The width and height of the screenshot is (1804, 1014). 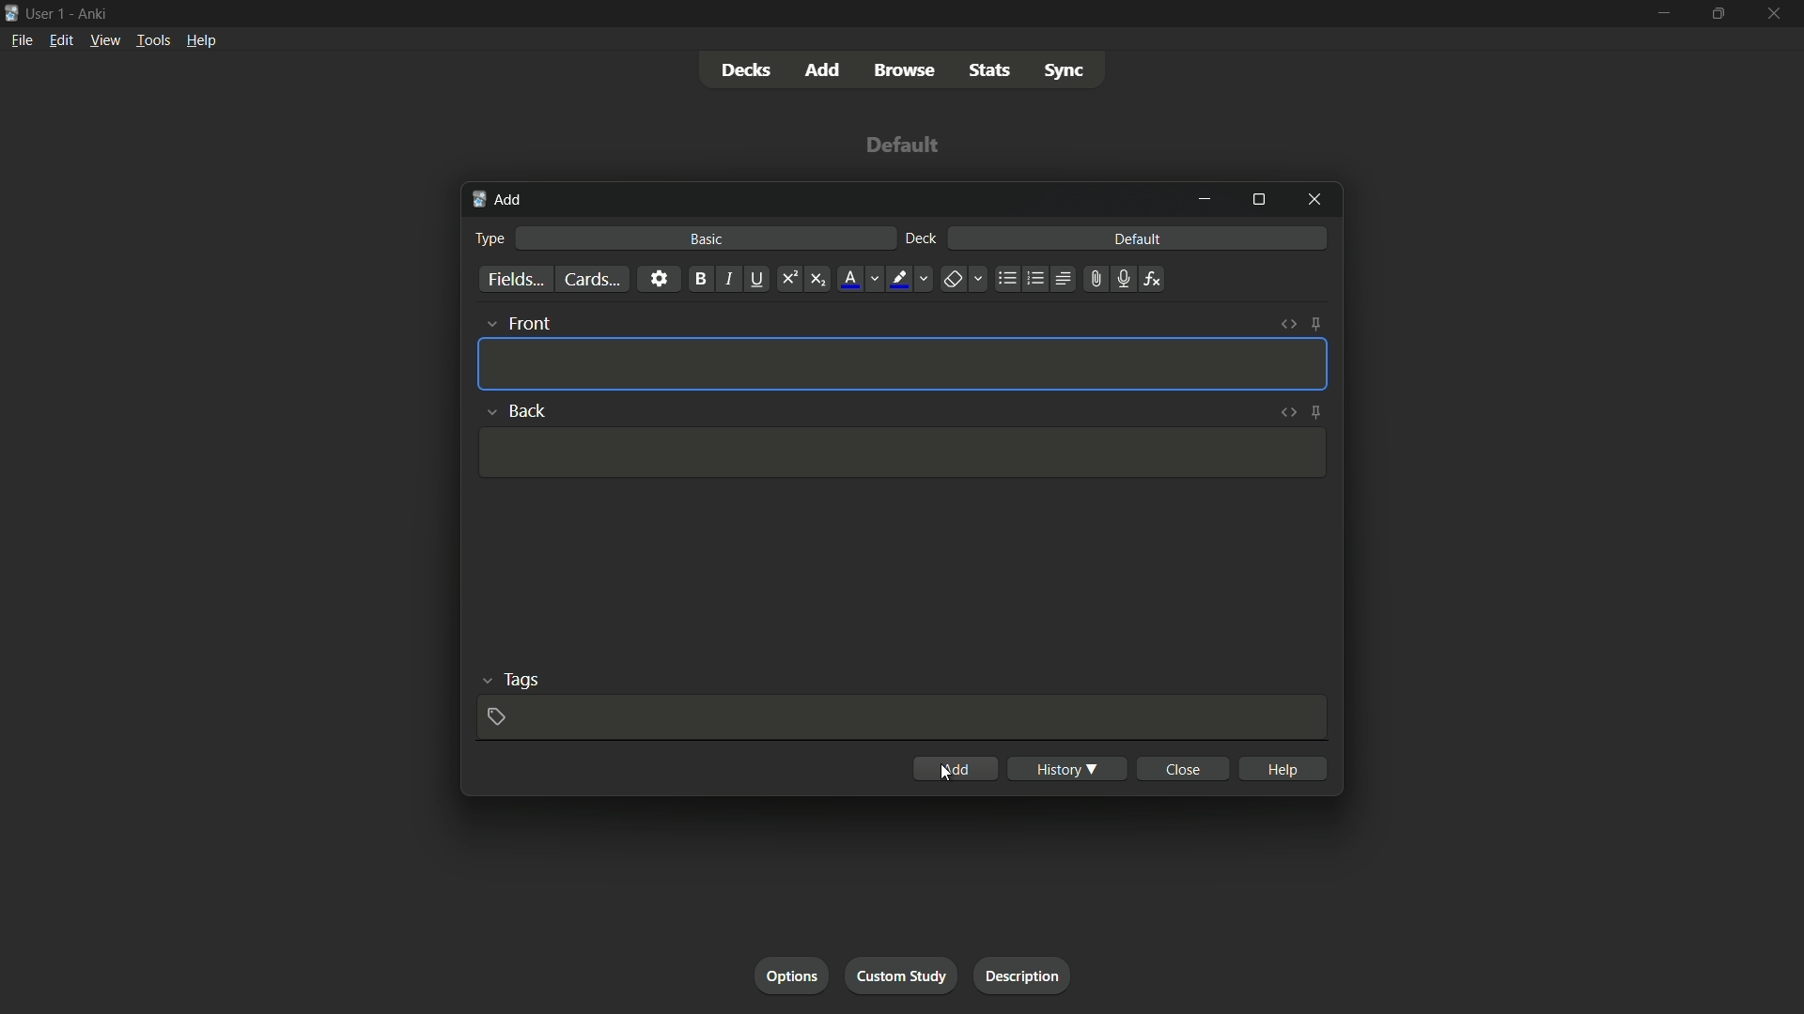 I want to click on italic, so click(x=727, y=278).